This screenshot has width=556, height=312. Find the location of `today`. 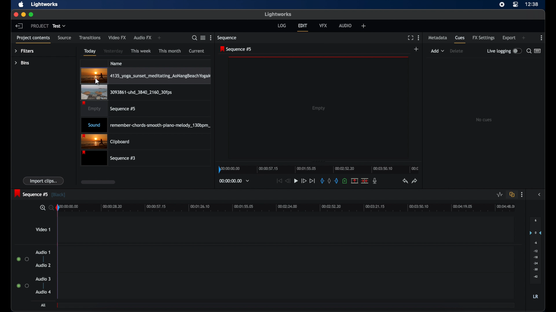

today is located at coordinates (90, 52).